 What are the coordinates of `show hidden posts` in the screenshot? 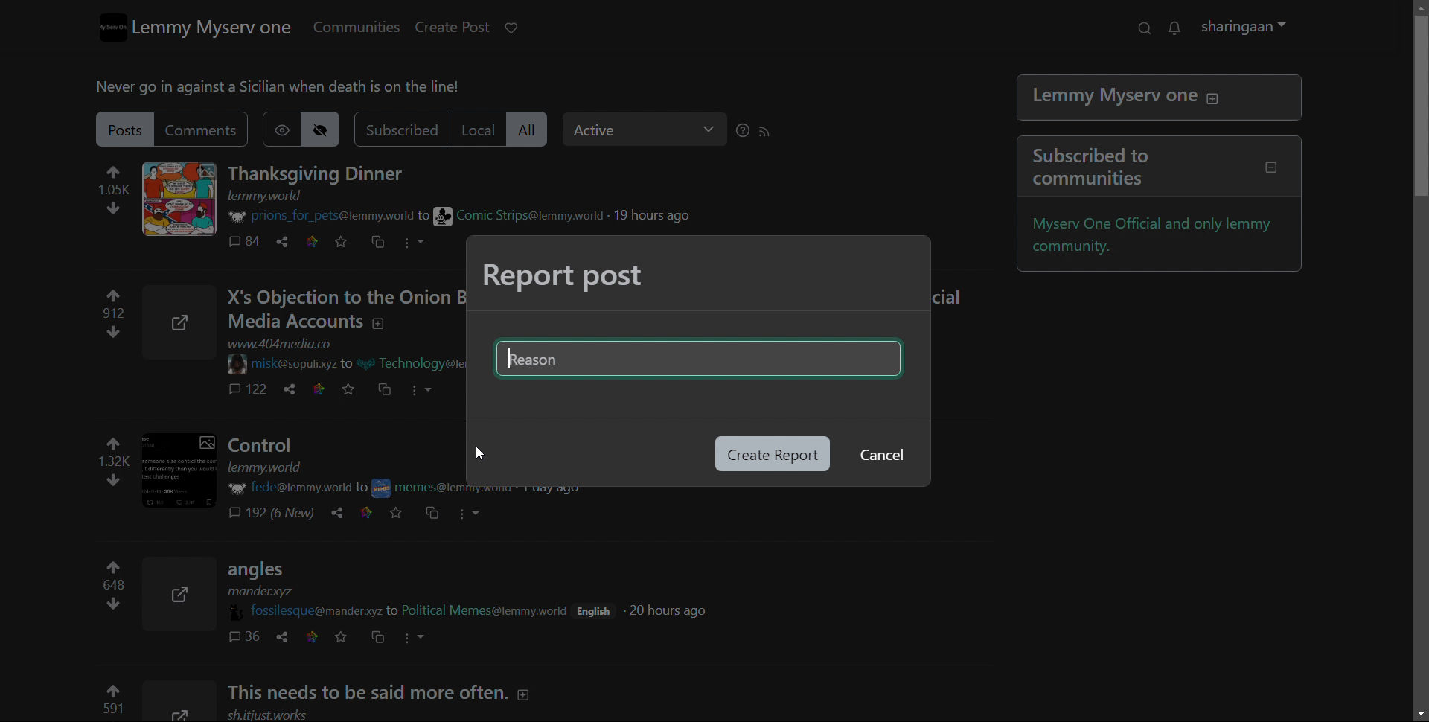 It's located at (289, 129).